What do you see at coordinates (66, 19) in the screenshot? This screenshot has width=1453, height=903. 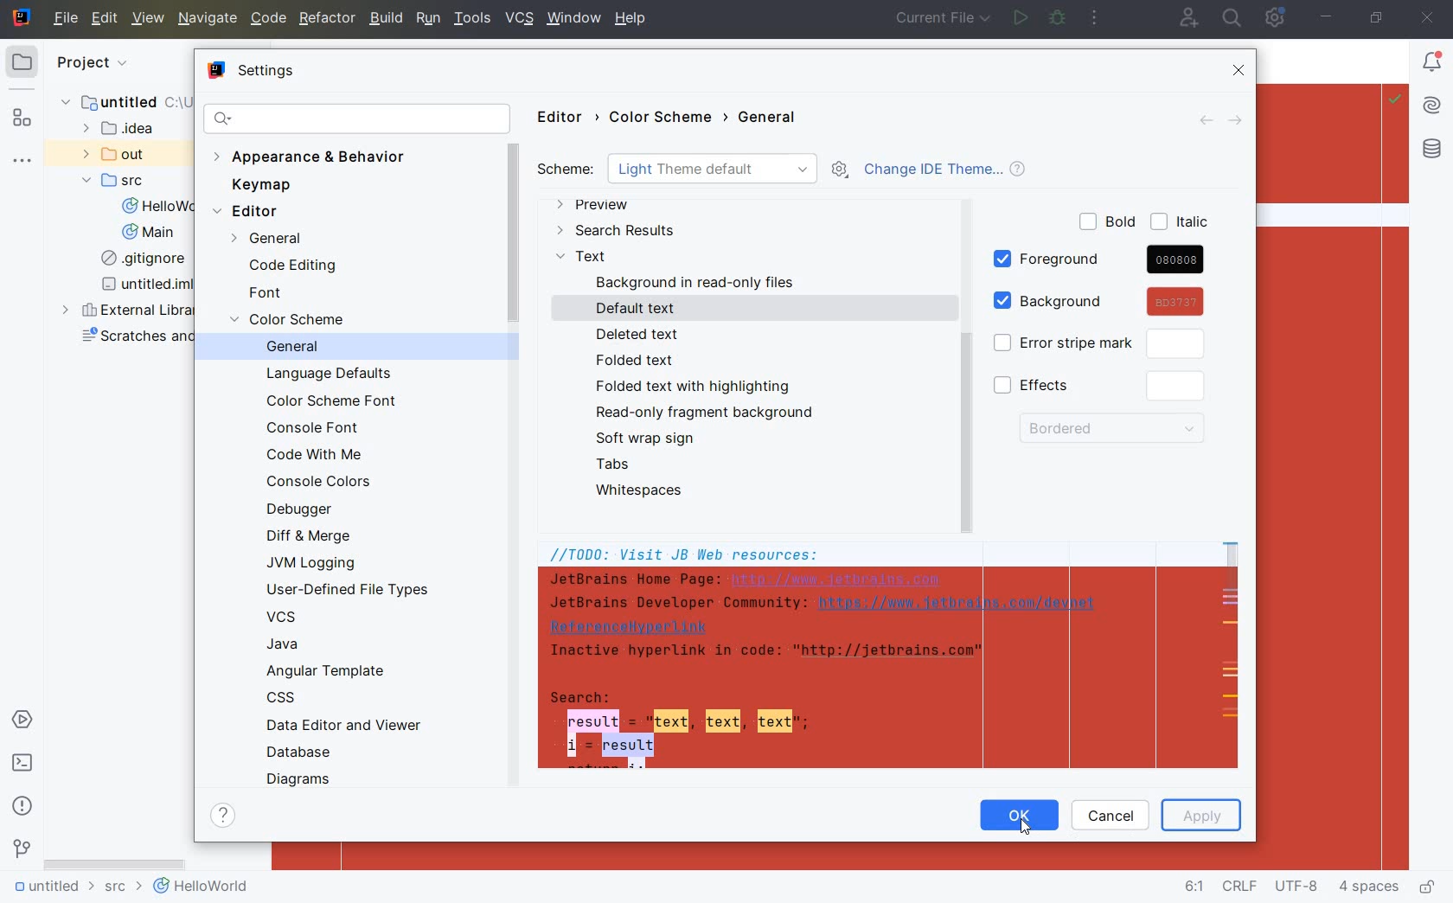 I see `file` at bounding box center [66, 19].